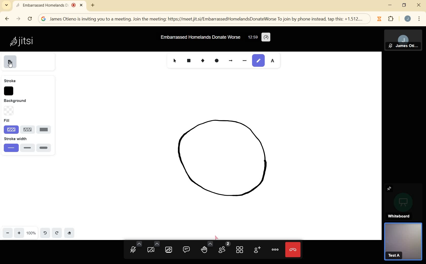  Describe the element at coordinates (233, 61) in the screenshot. I see `arrow` at that location.